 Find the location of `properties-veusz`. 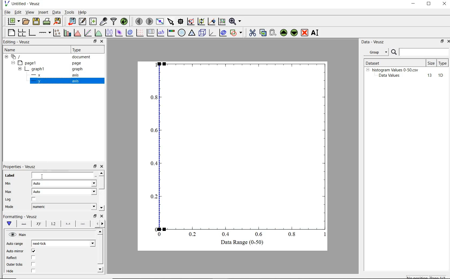

properties-veusz is located at coordinates (20, 167).